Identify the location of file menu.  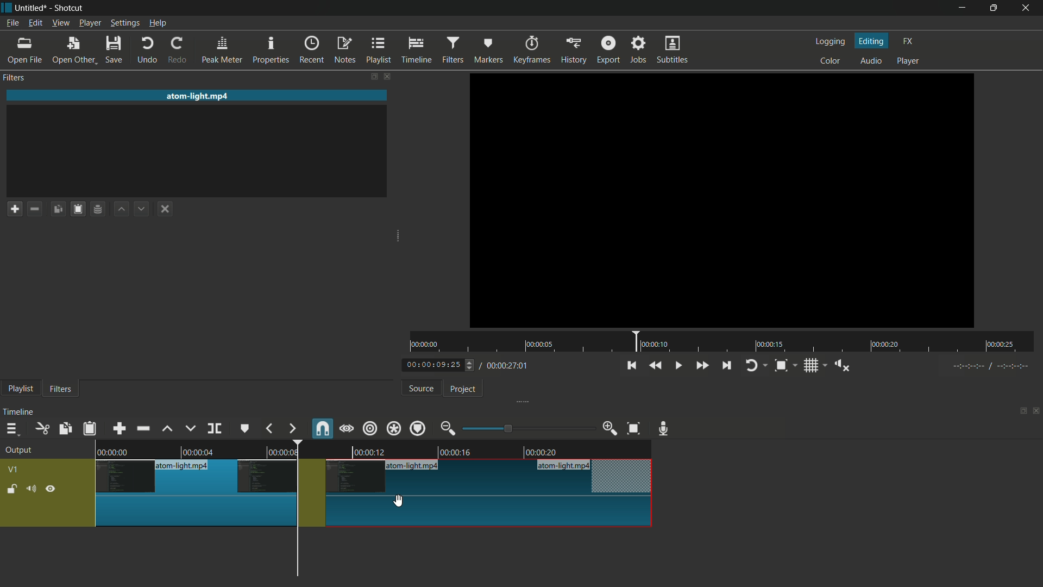
(12, 23).